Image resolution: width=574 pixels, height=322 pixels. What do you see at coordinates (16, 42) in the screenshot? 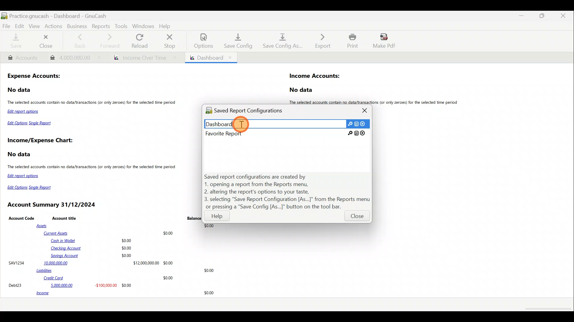
I see `Save` at bounding box center [16, 42].